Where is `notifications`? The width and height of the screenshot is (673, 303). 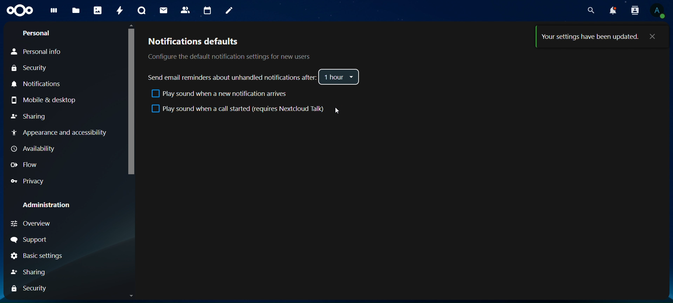 notifications is located at coordinates (612, 10).